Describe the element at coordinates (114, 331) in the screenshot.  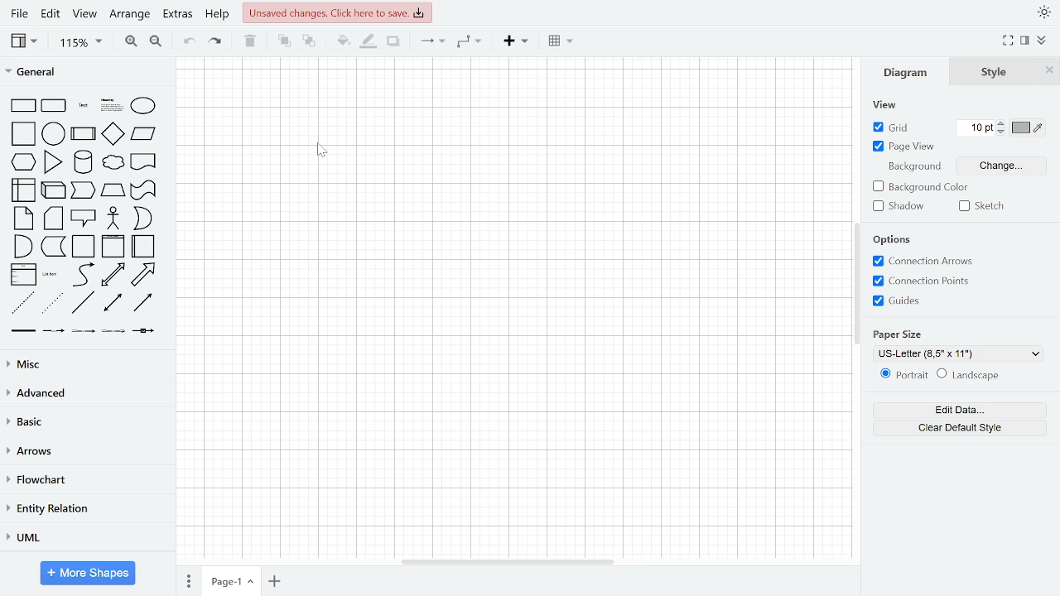
I see `connector with 3 labels` at that location.